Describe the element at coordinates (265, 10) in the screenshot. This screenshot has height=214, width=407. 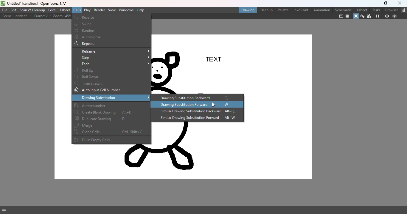
I see `Cleanup` at that location.